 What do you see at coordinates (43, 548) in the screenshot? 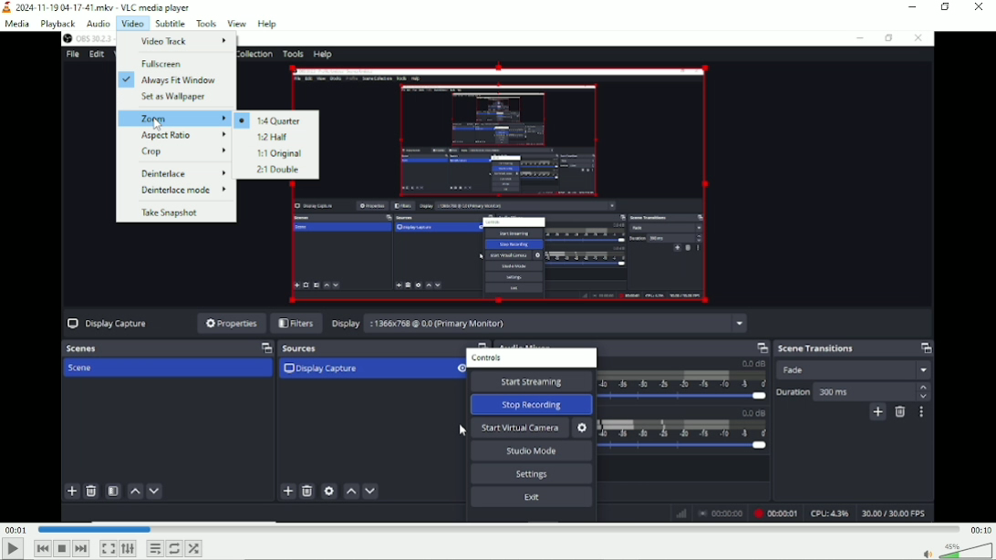
I see `Previous` at bounding box center [43, 548].